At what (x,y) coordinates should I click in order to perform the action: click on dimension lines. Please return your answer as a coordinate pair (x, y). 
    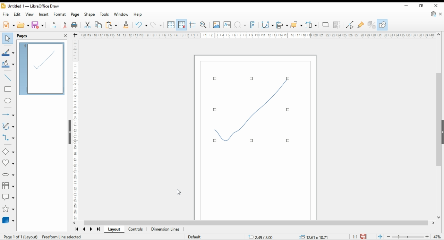
    Looking at the image, I should click on (165, 229).